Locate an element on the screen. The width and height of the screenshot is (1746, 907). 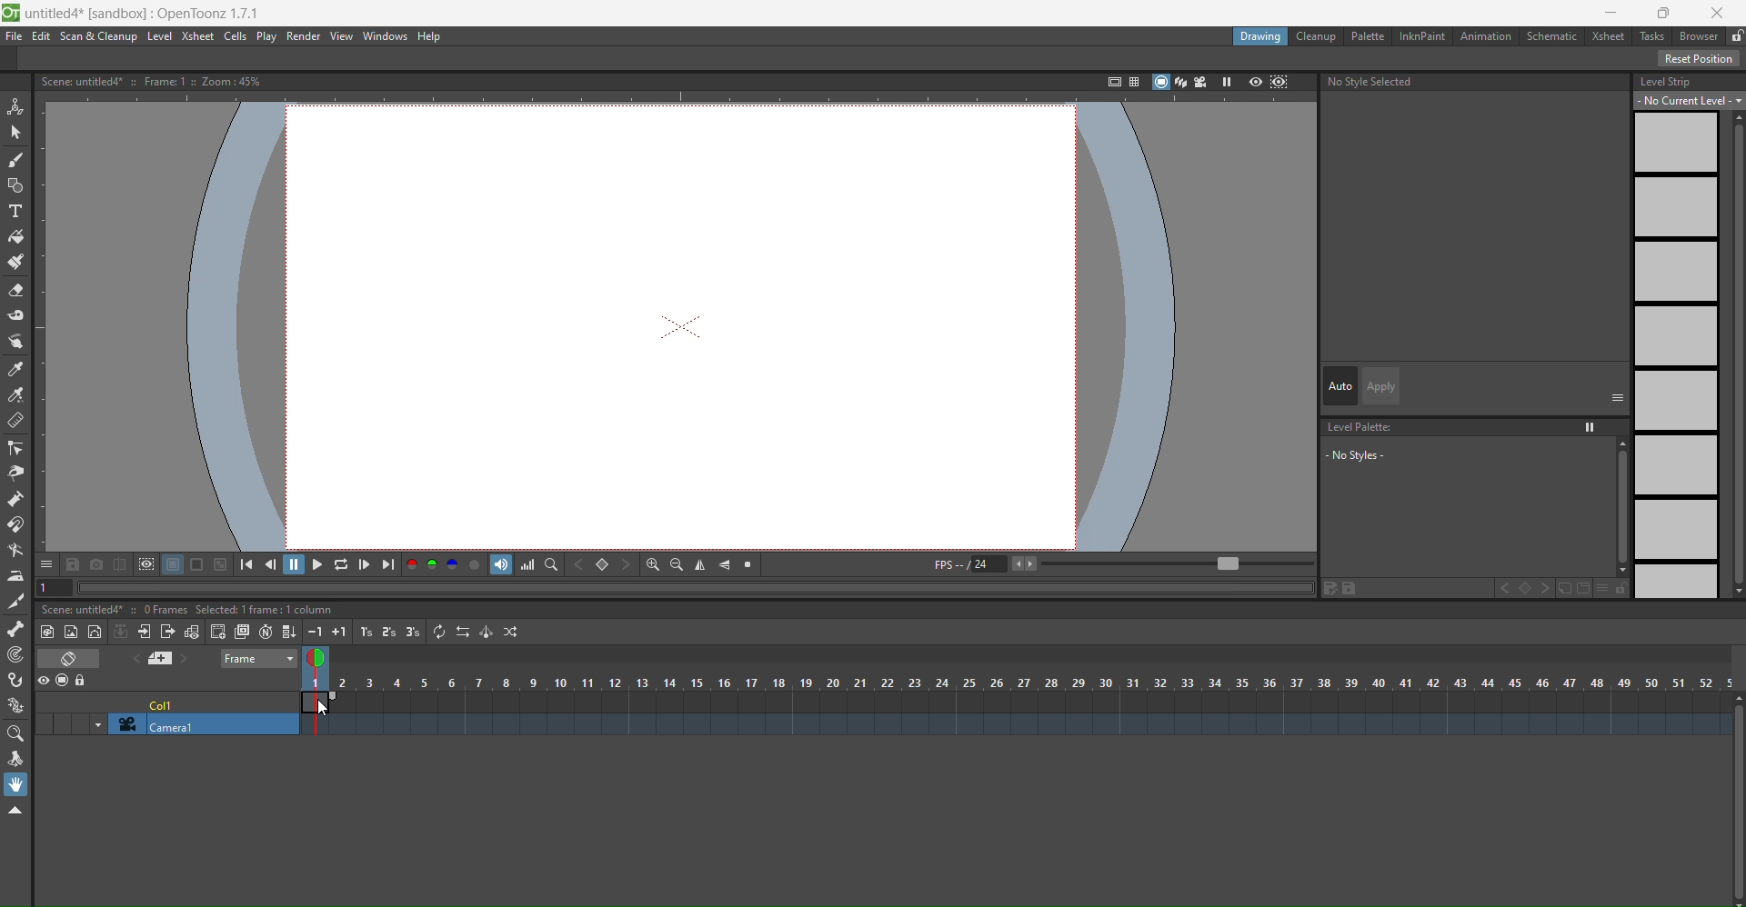
brush tool is located at coordinates (15, 161).